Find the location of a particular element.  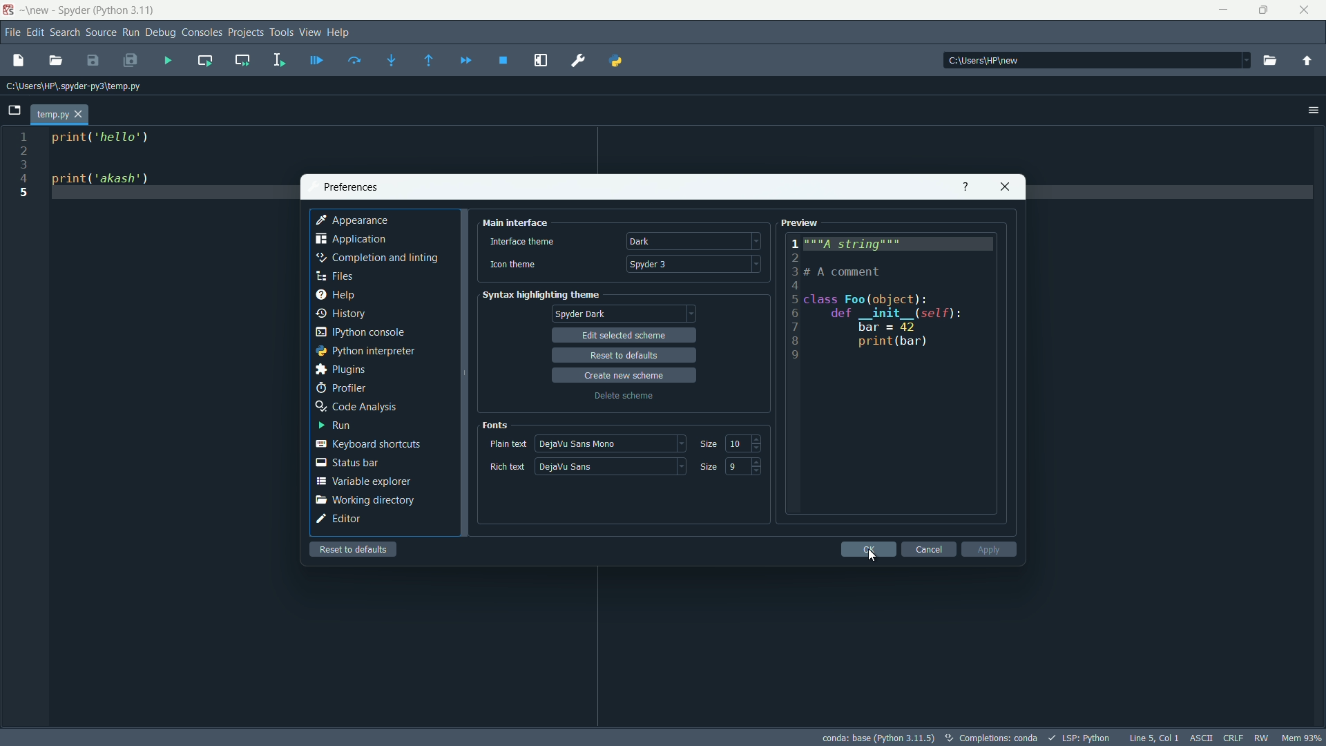

appearance is located at coordinates (354, 221).